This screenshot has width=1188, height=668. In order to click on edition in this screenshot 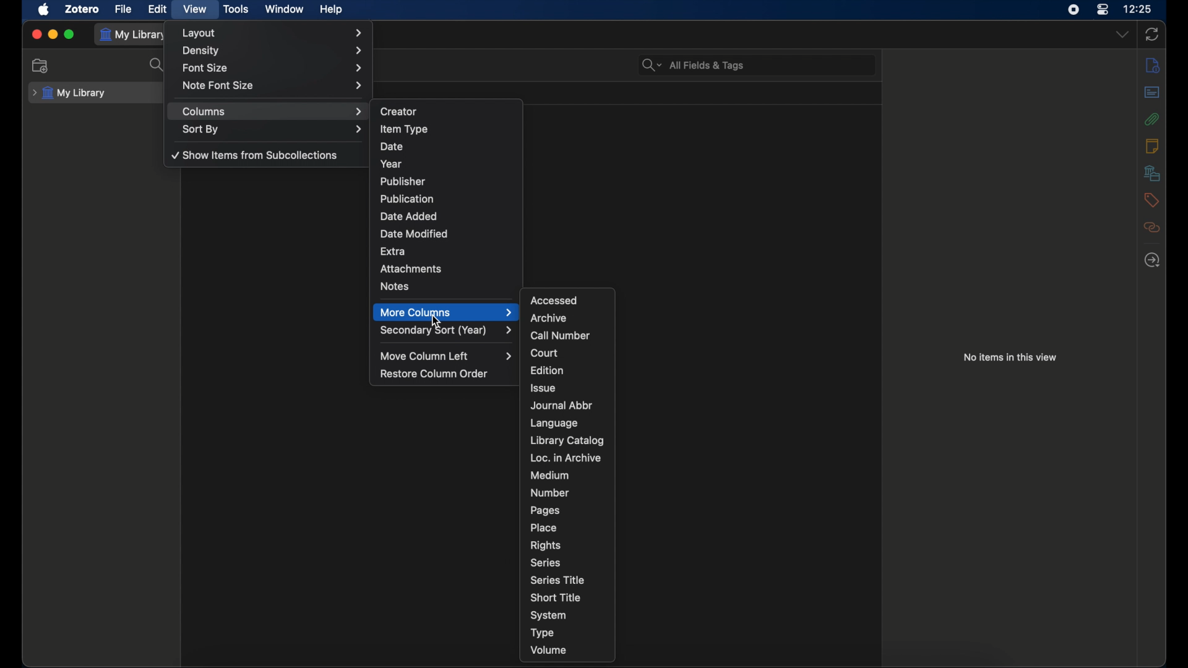, I will do `click(549, 370)`.